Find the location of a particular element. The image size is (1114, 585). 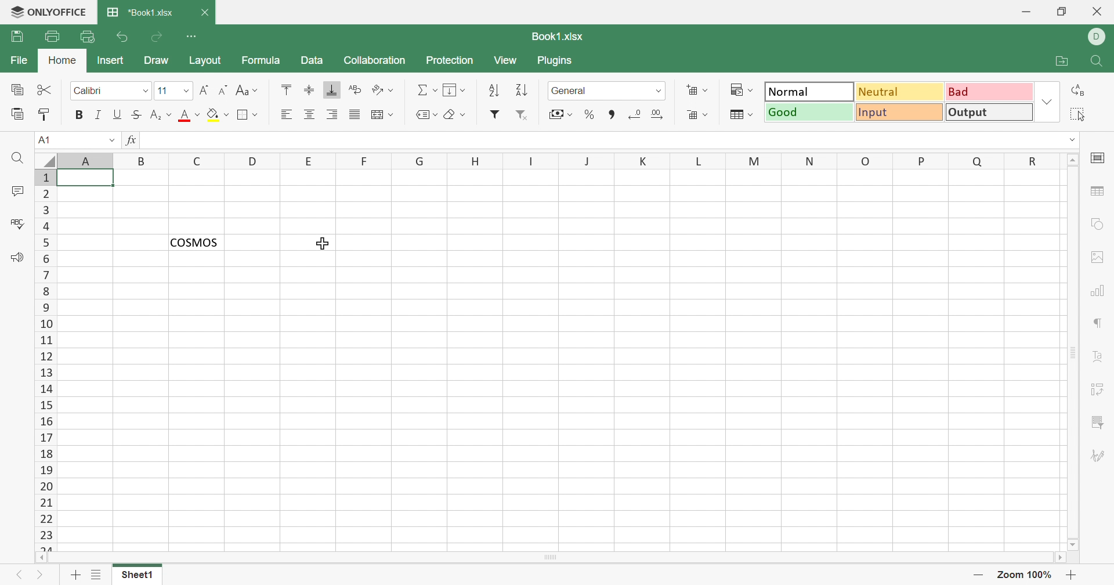

Draw is located at coordinates (157, 61).